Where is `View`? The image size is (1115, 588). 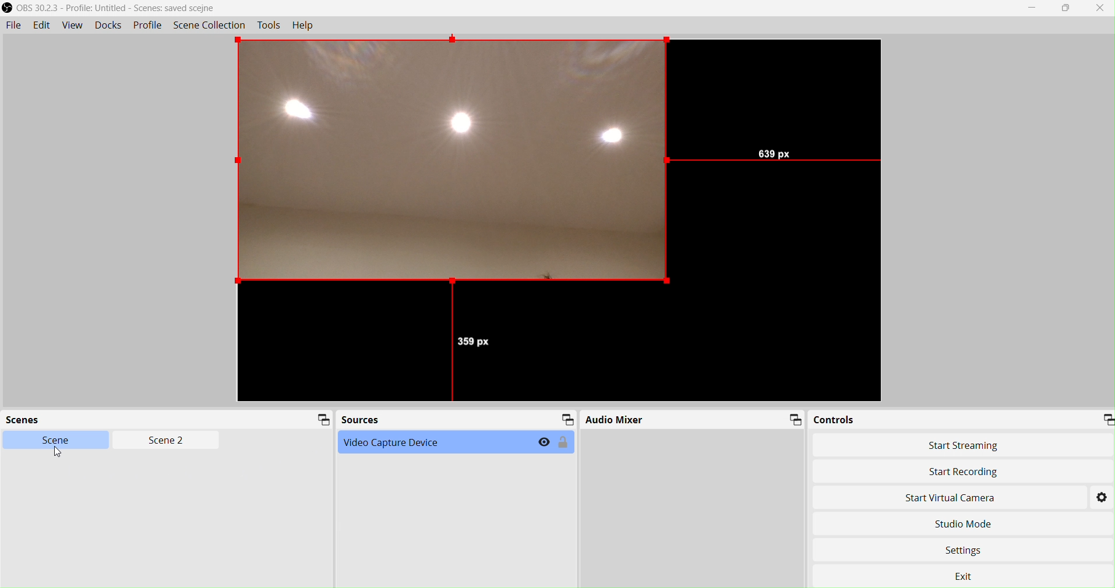
View is located at coordinates (73, 26).